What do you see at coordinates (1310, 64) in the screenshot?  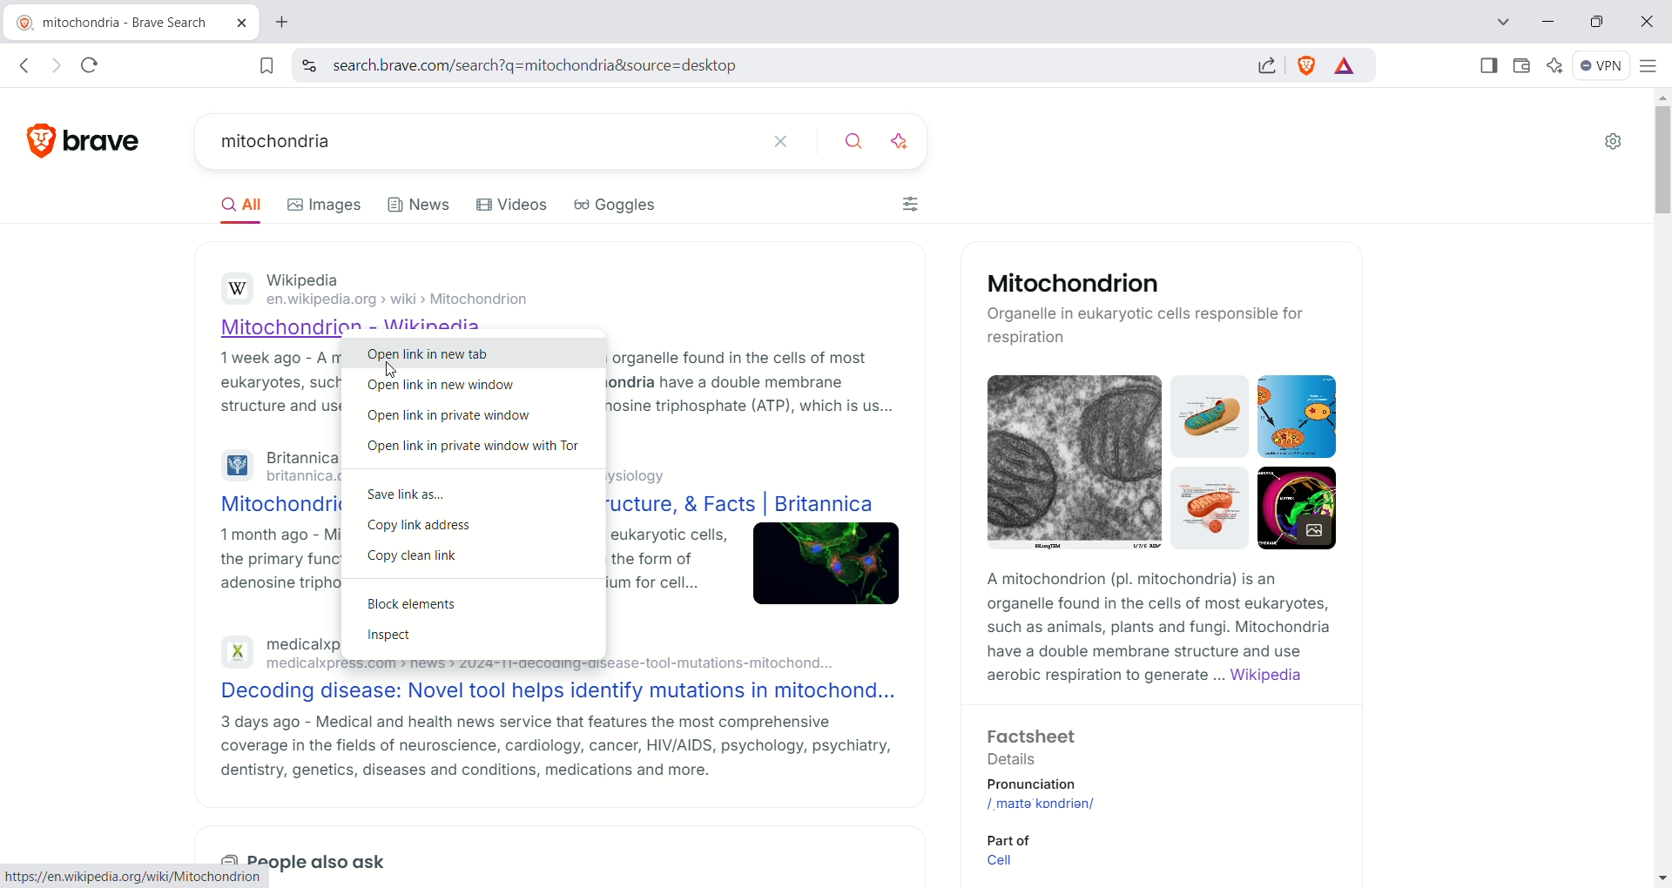 I see `shield` at bounding box center [1310, 64].